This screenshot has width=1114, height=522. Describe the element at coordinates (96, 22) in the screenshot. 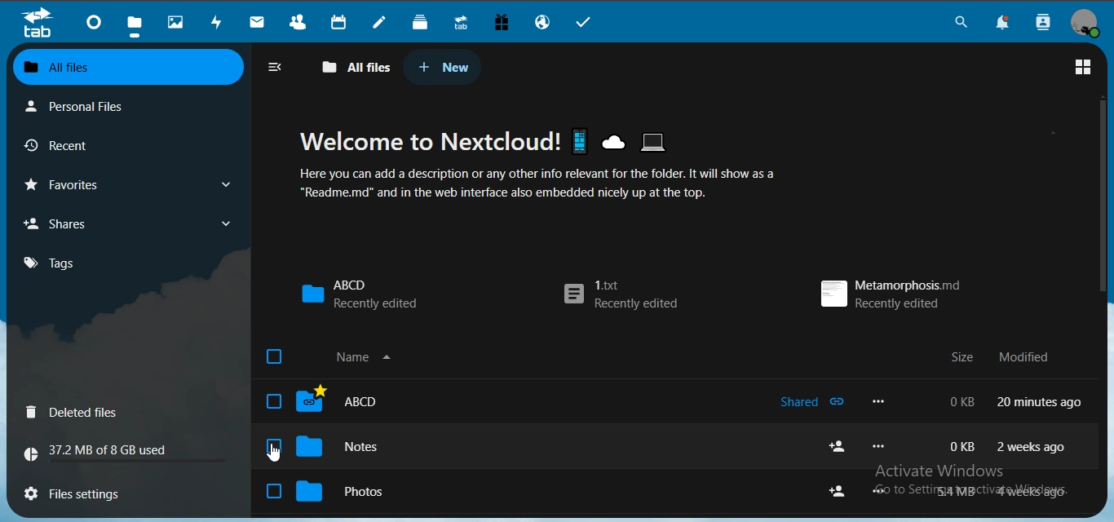

I see `dashboard` at that location.